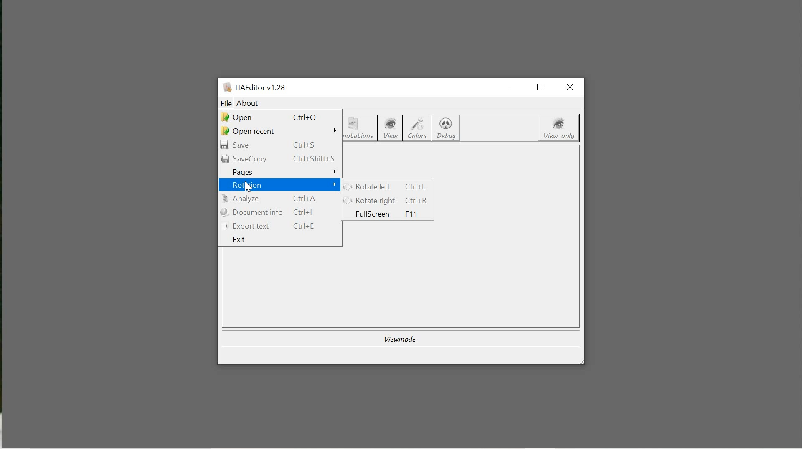 This screenshot has height=449, width=802. I want to click on colors, so click(418, 129).